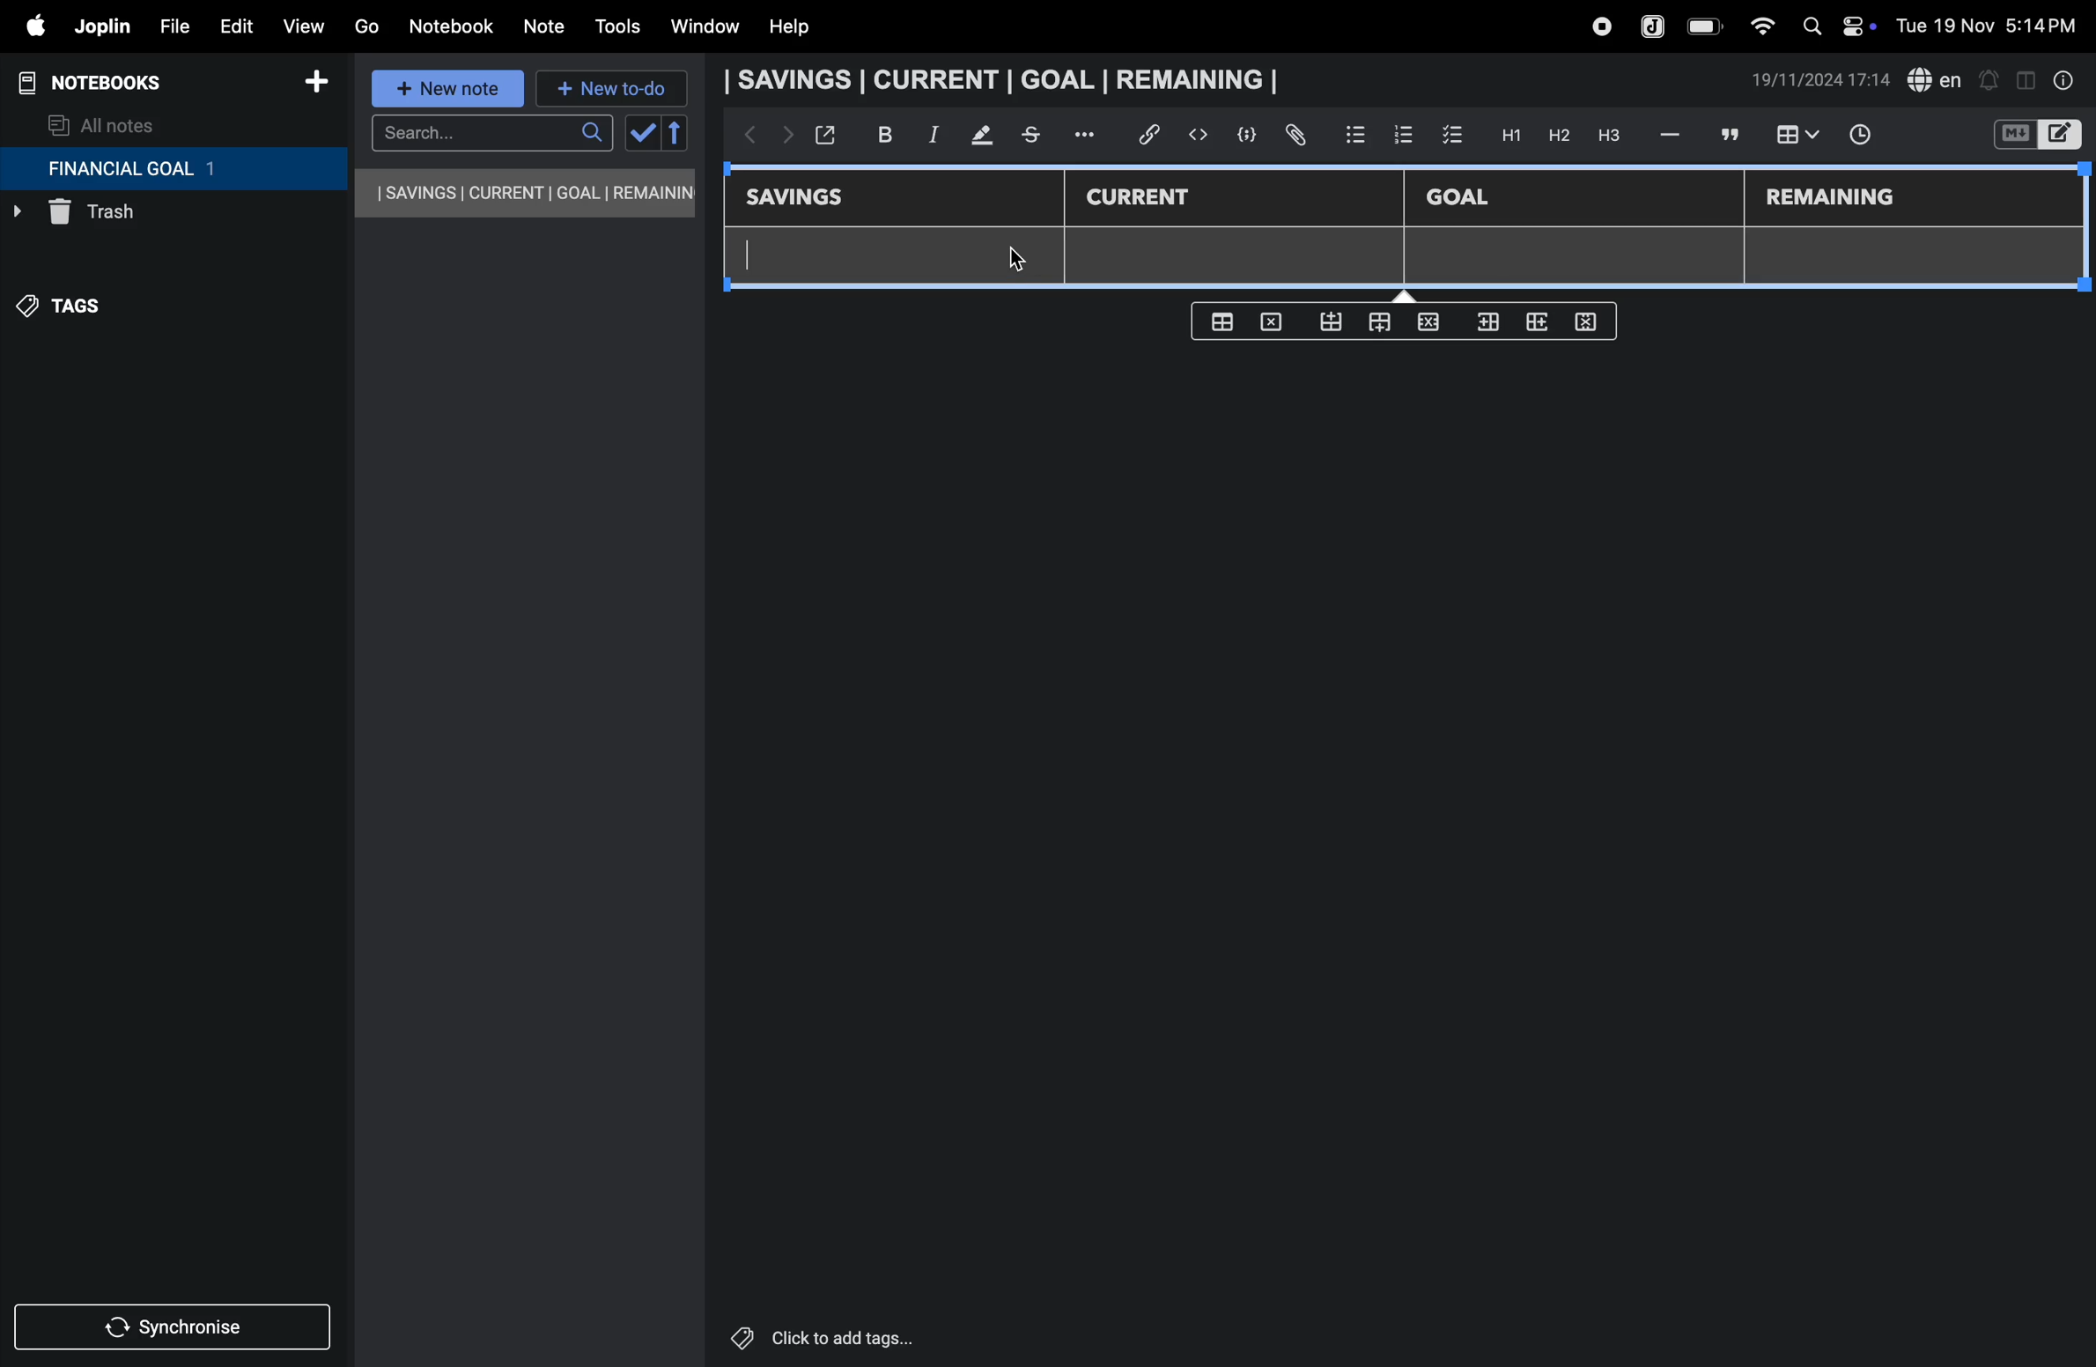  Describe the element at coordinates (106, 83) in the screenshot. I see `notebooks` at that location.